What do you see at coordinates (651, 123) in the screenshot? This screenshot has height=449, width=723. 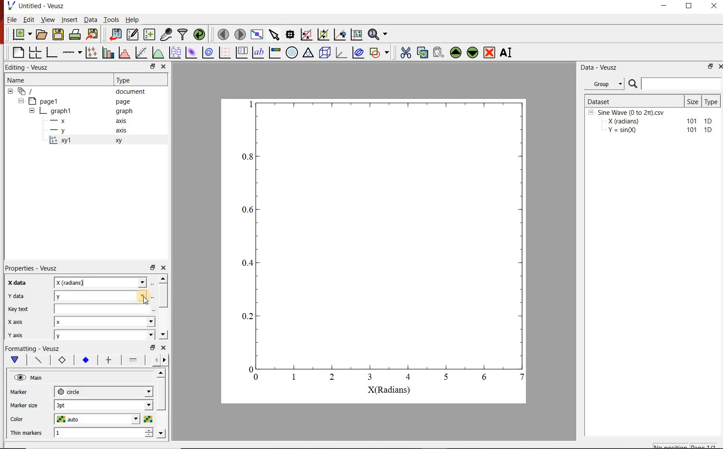 I see `Sine Wave (0 to 2m).csvX (radians) 101 1DY =sin(Q) 101 1D` at bounding box center [651, 123].